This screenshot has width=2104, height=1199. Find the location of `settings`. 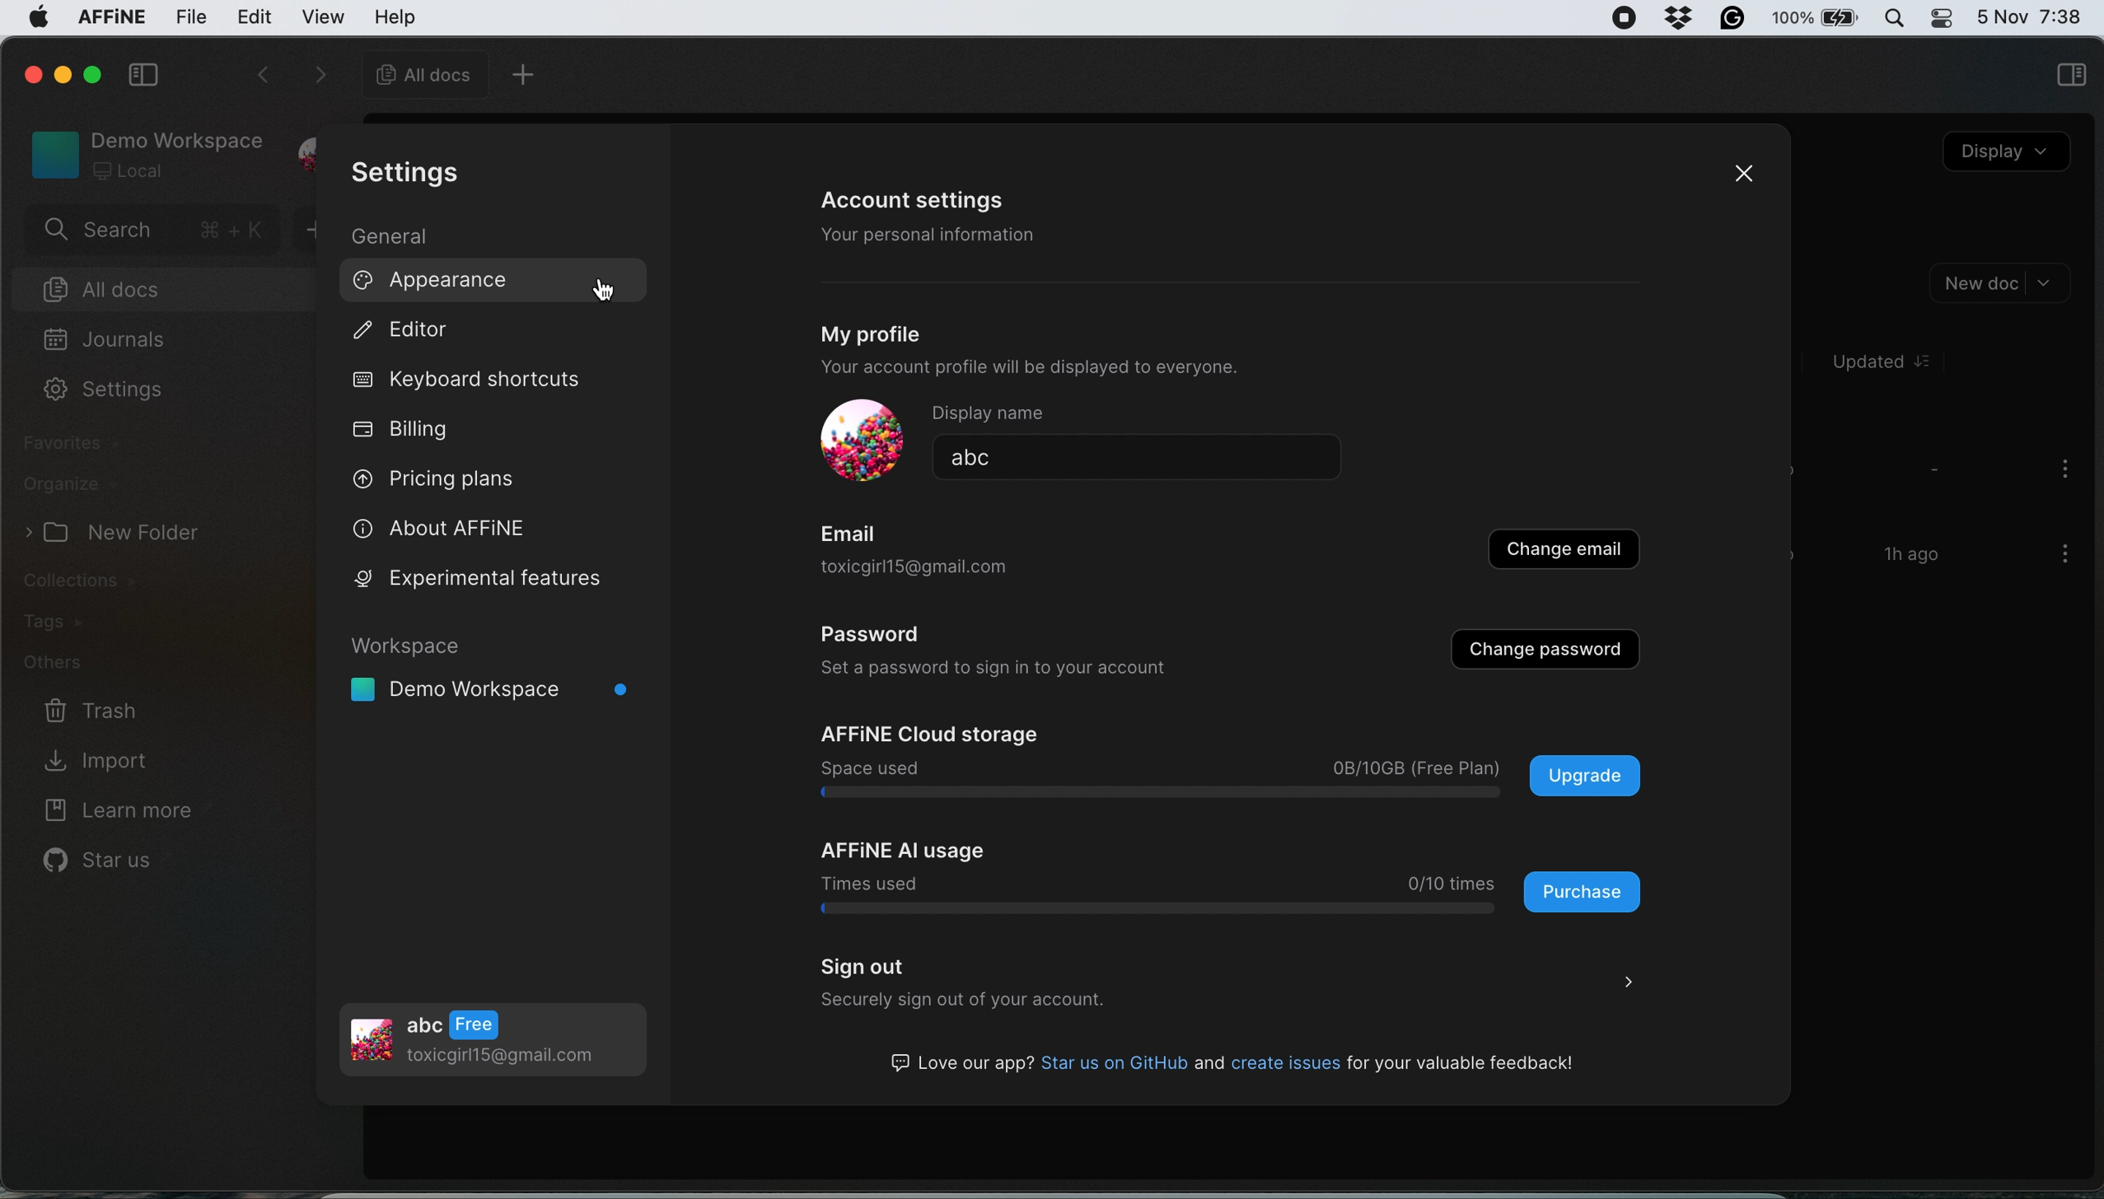

settings is located at coordinates (105, 393).